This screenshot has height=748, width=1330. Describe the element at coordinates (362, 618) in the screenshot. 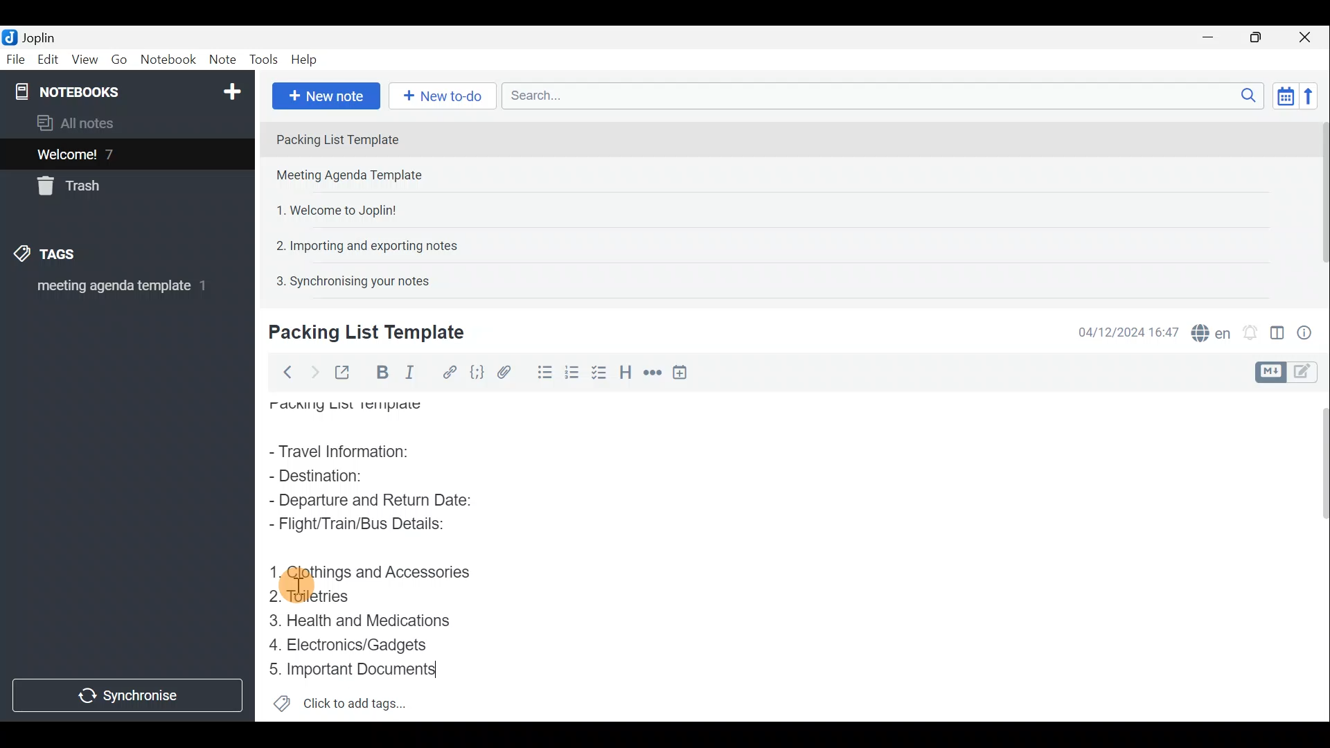

I see `Health and Medications` at that location.